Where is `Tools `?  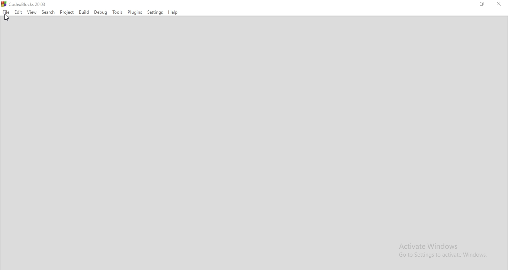
Tools  is located at coordinates (116, 12).